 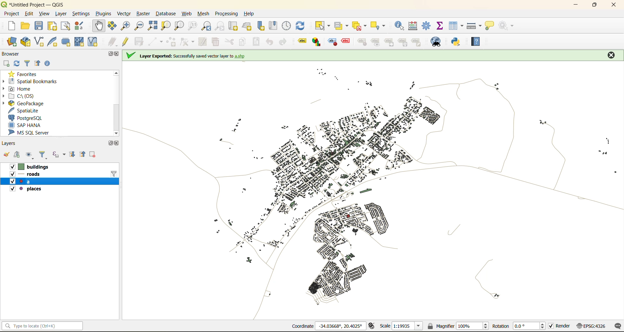 What do you see at coordinates (316, 42) in the screenshot?
I see `layer diagram` at bounding box center [316, 42].